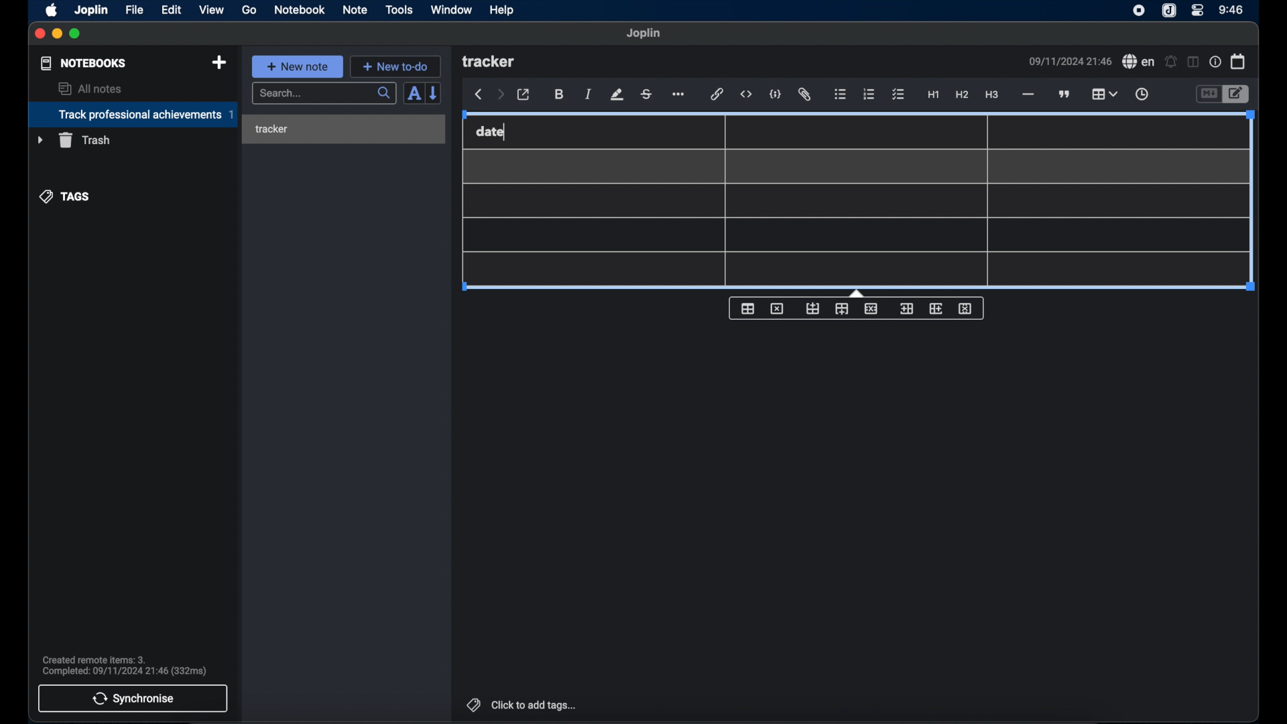  What do you see at coordinates (412, 95) in the screenshot?
I see `toggle sort order field` at bounding box center [412, 95].